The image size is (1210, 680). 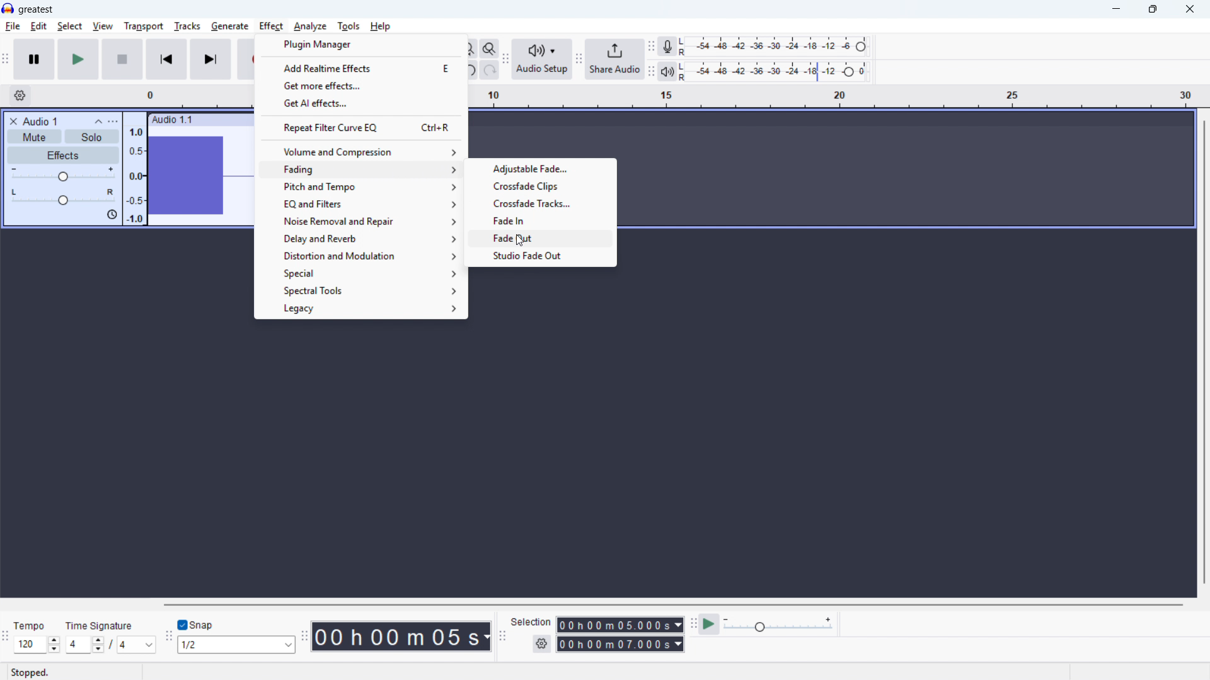 What do you see at coordinates (1117, 9) in the screenshot?
I see `minimise ` at bounding box center [1117, 9].